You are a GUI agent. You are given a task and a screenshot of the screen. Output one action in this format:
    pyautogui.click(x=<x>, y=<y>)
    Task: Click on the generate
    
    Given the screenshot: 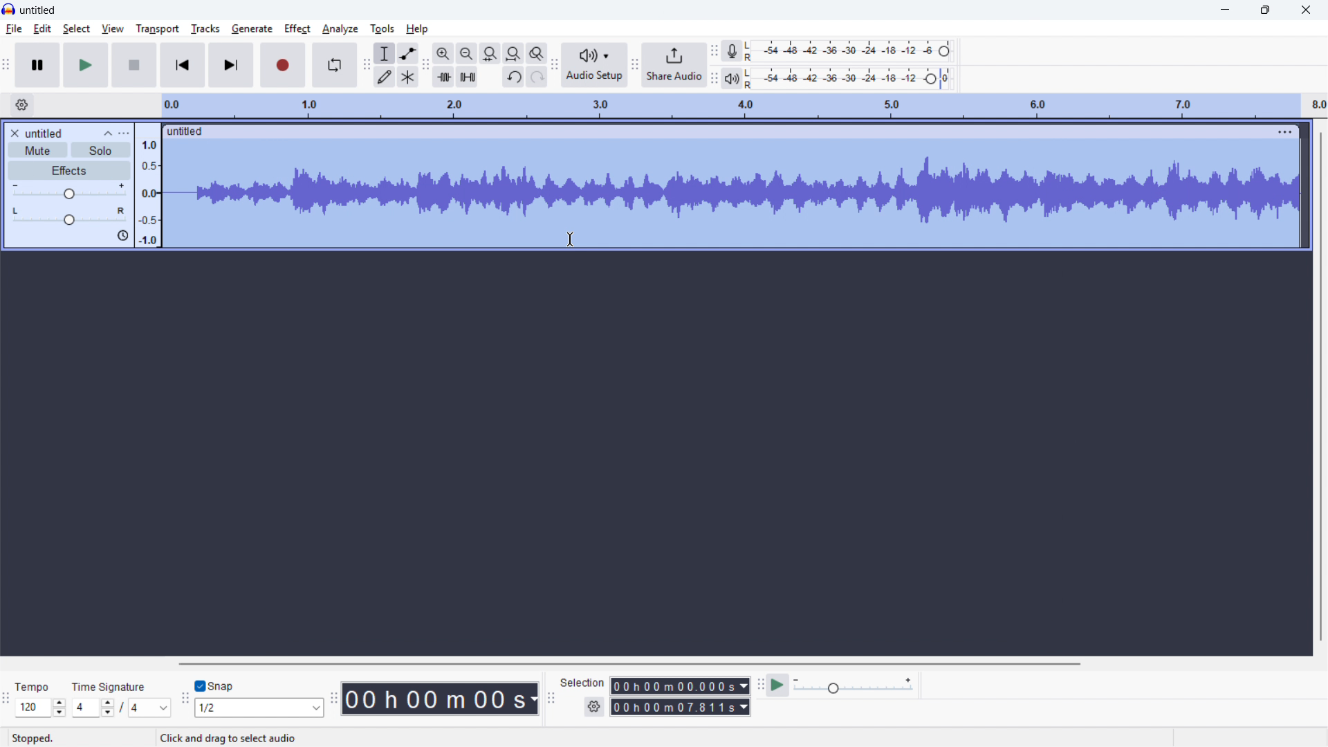 What is the action you would take?
    pyautogui.click(x=252, y=28)
    